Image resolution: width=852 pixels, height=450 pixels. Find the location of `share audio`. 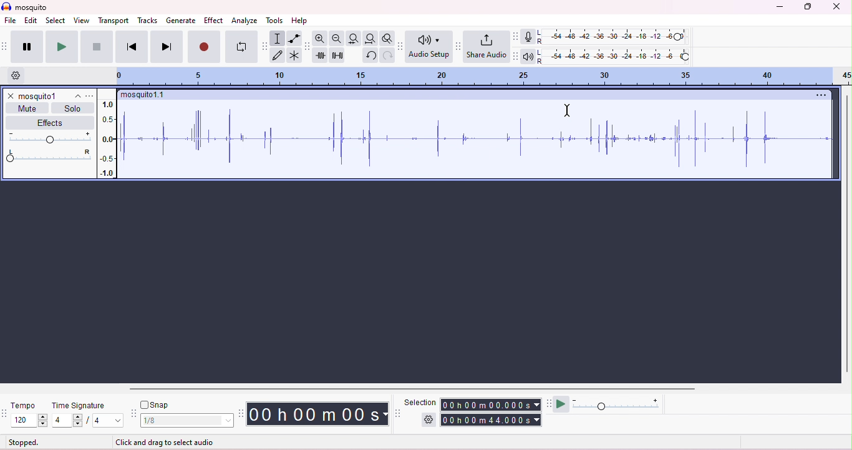

share audio is located at coordinates (486, 45).